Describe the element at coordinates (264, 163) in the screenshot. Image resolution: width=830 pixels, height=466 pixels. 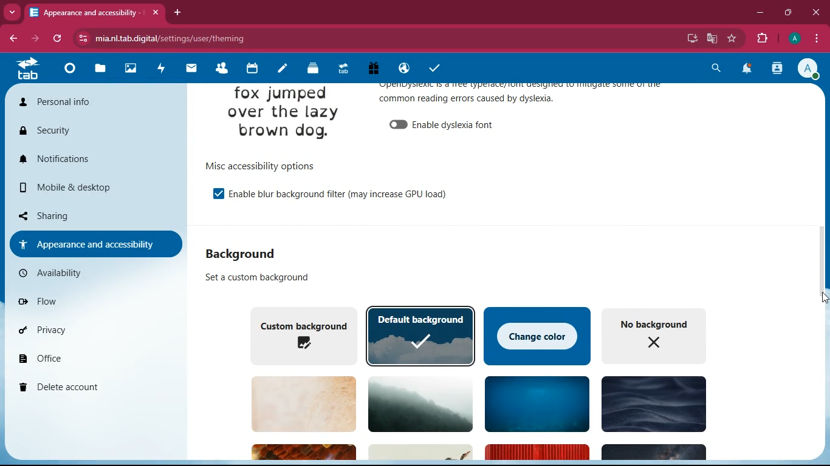
I see `options` at that location.